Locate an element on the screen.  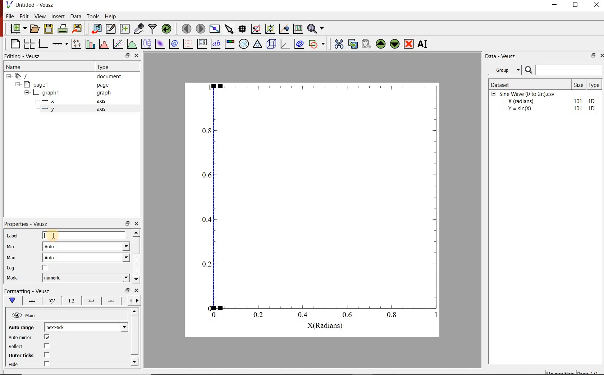
Move right is located at coordinates (138, 301).